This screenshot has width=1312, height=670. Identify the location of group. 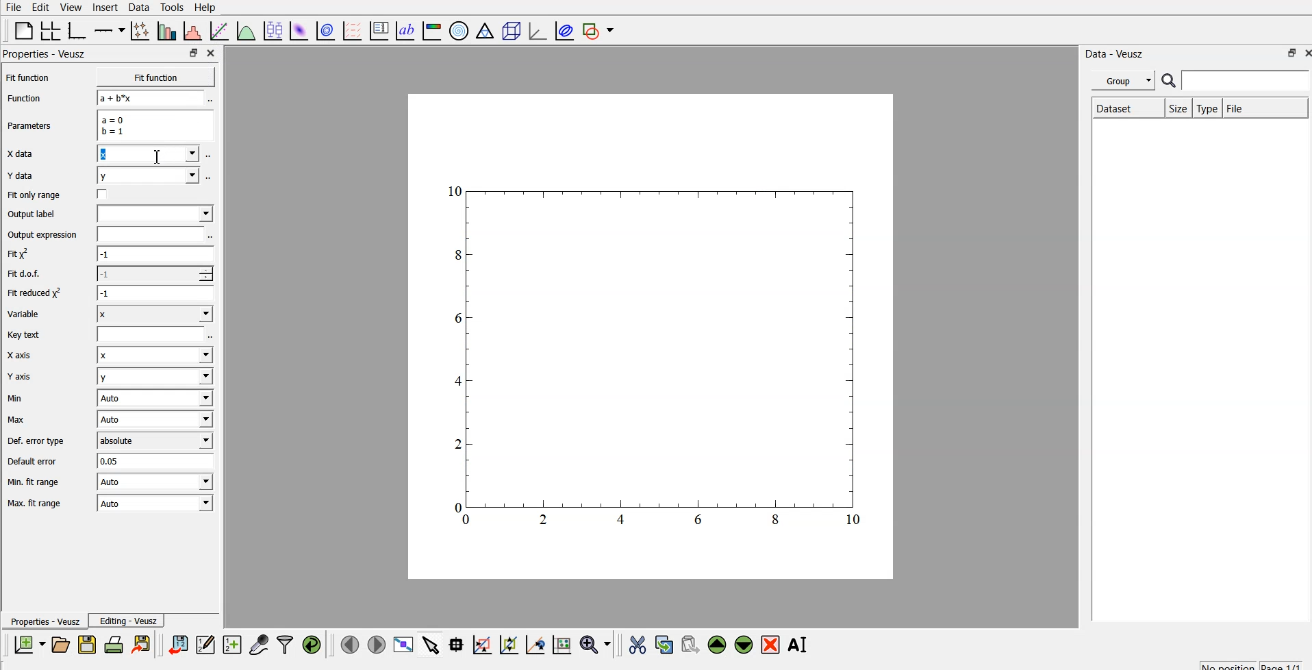
(1125, 81).